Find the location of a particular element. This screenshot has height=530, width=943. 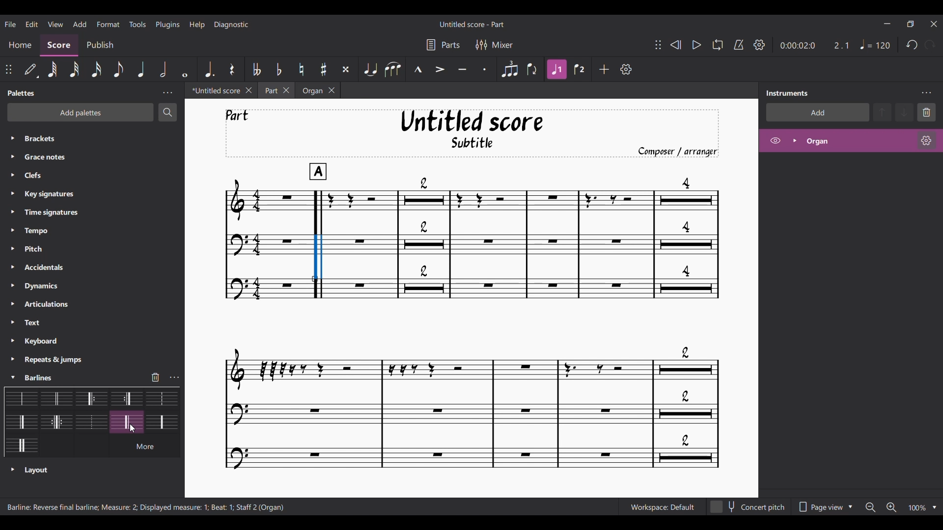

Toggle natural is located at coordinates (302, 69).